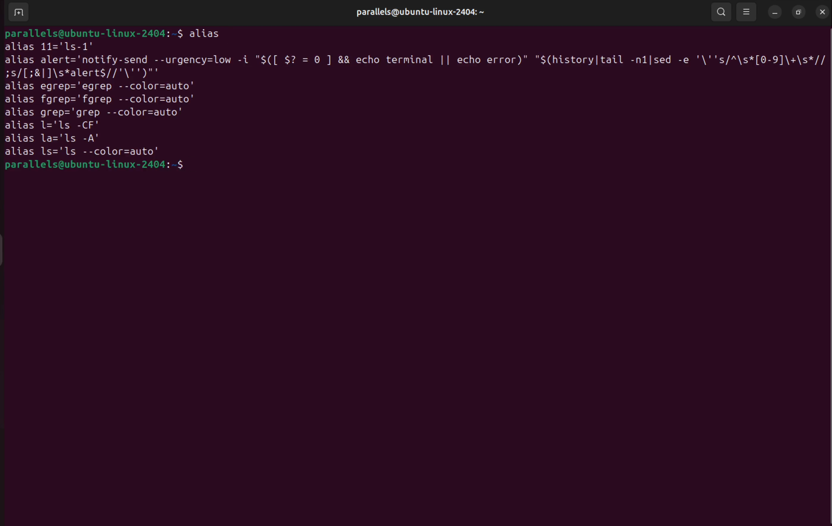  What do you see at coordinates (419, 12) in the screenshot?
I see `username` at bounding box center [419, 12].